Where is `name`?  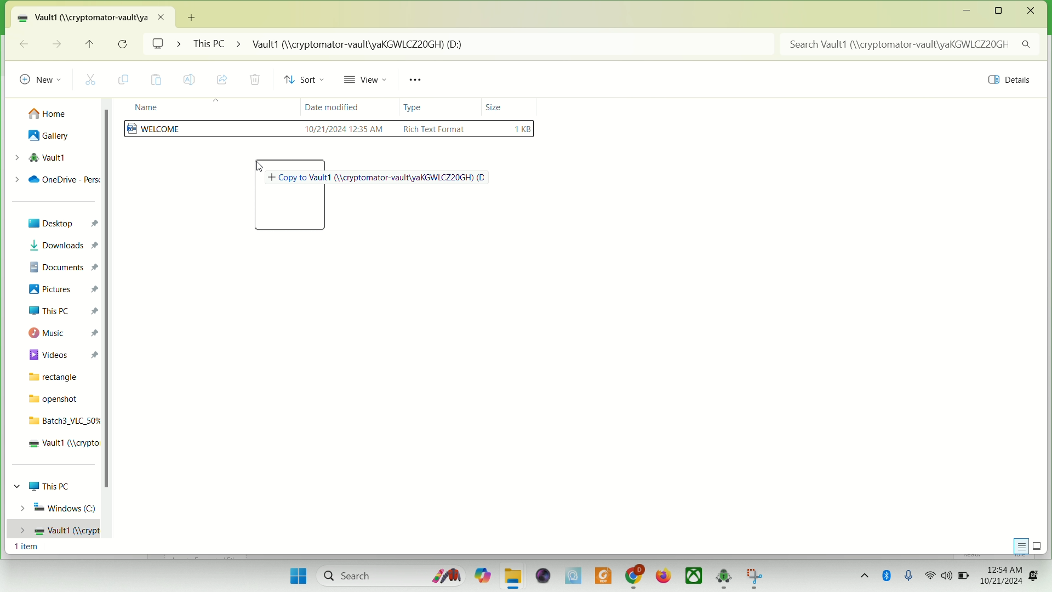
name is located at coordinates (143, 108).